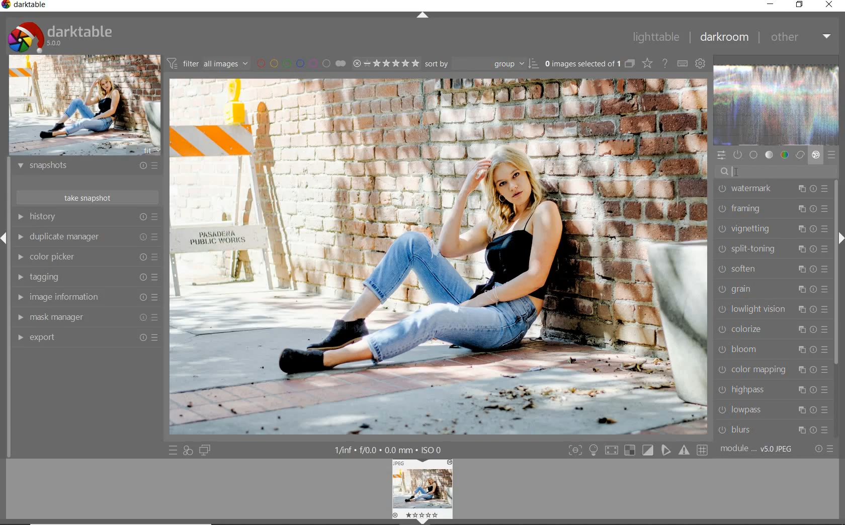 This screenshot has height=525, width=845. I want to click on set keyboard shortcuts, so click(683, 64).